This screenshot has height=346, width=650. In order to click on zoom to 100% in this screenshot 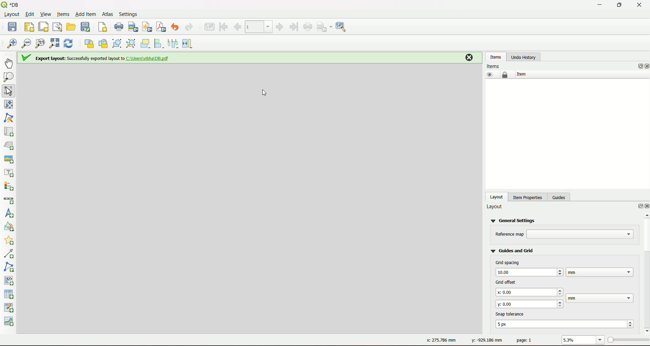, I will do `click(40, 44)`.